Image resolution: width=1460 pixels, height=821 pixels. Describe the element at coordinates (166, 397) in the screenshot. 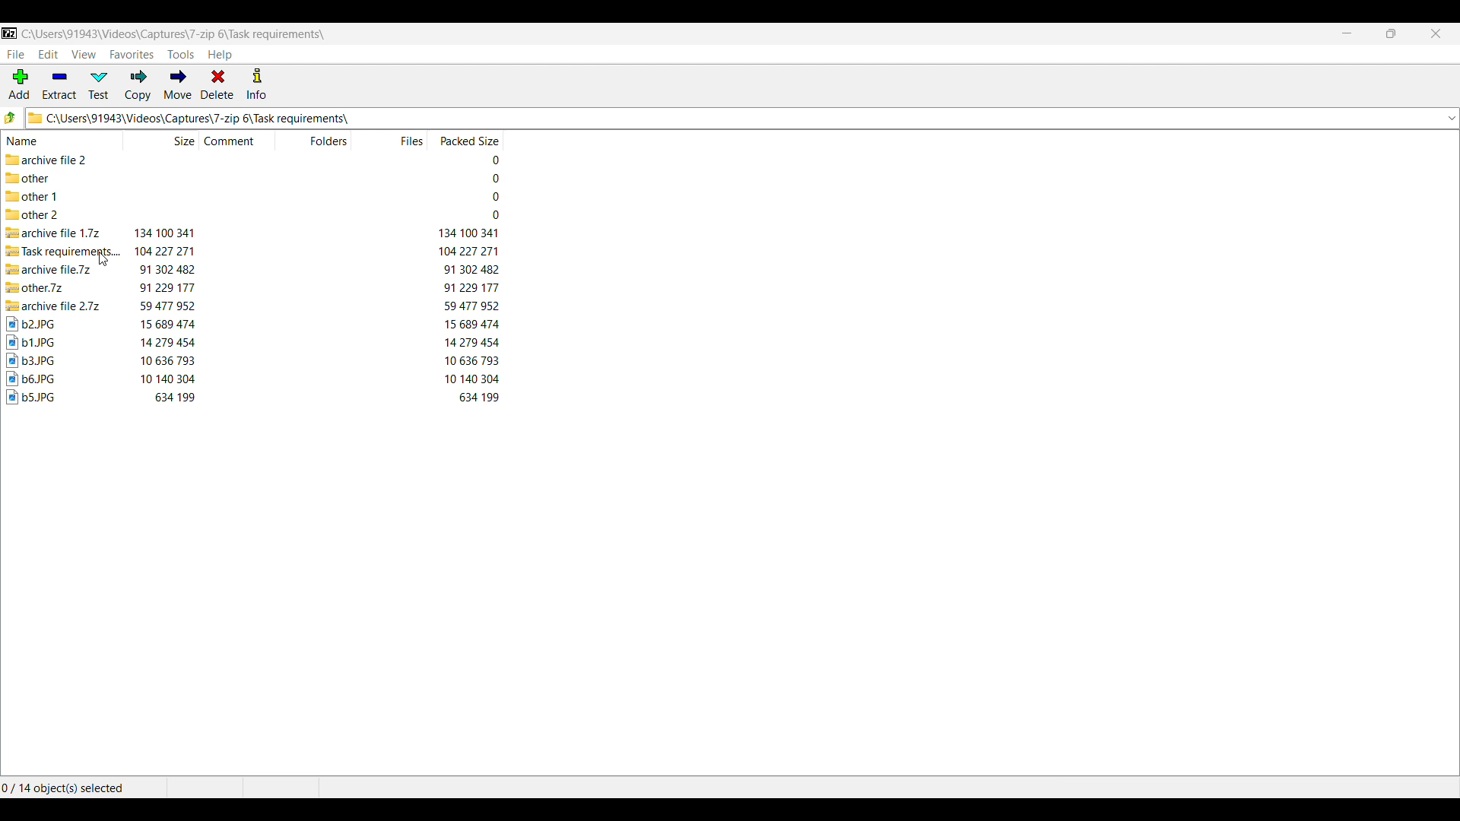

I see `size` at that location.